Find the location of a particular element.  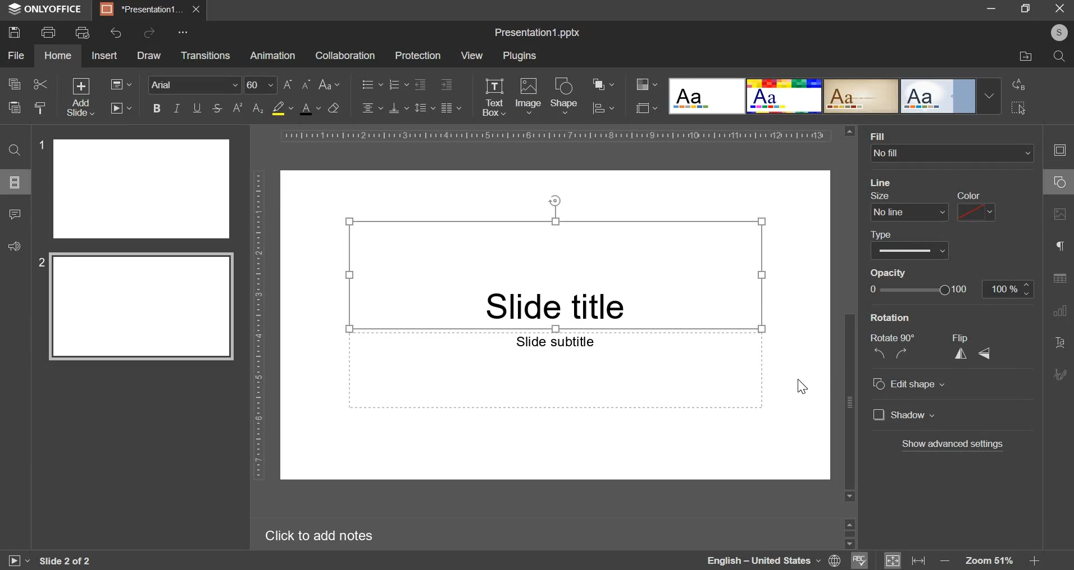

left is located at coordinates (880, 353).